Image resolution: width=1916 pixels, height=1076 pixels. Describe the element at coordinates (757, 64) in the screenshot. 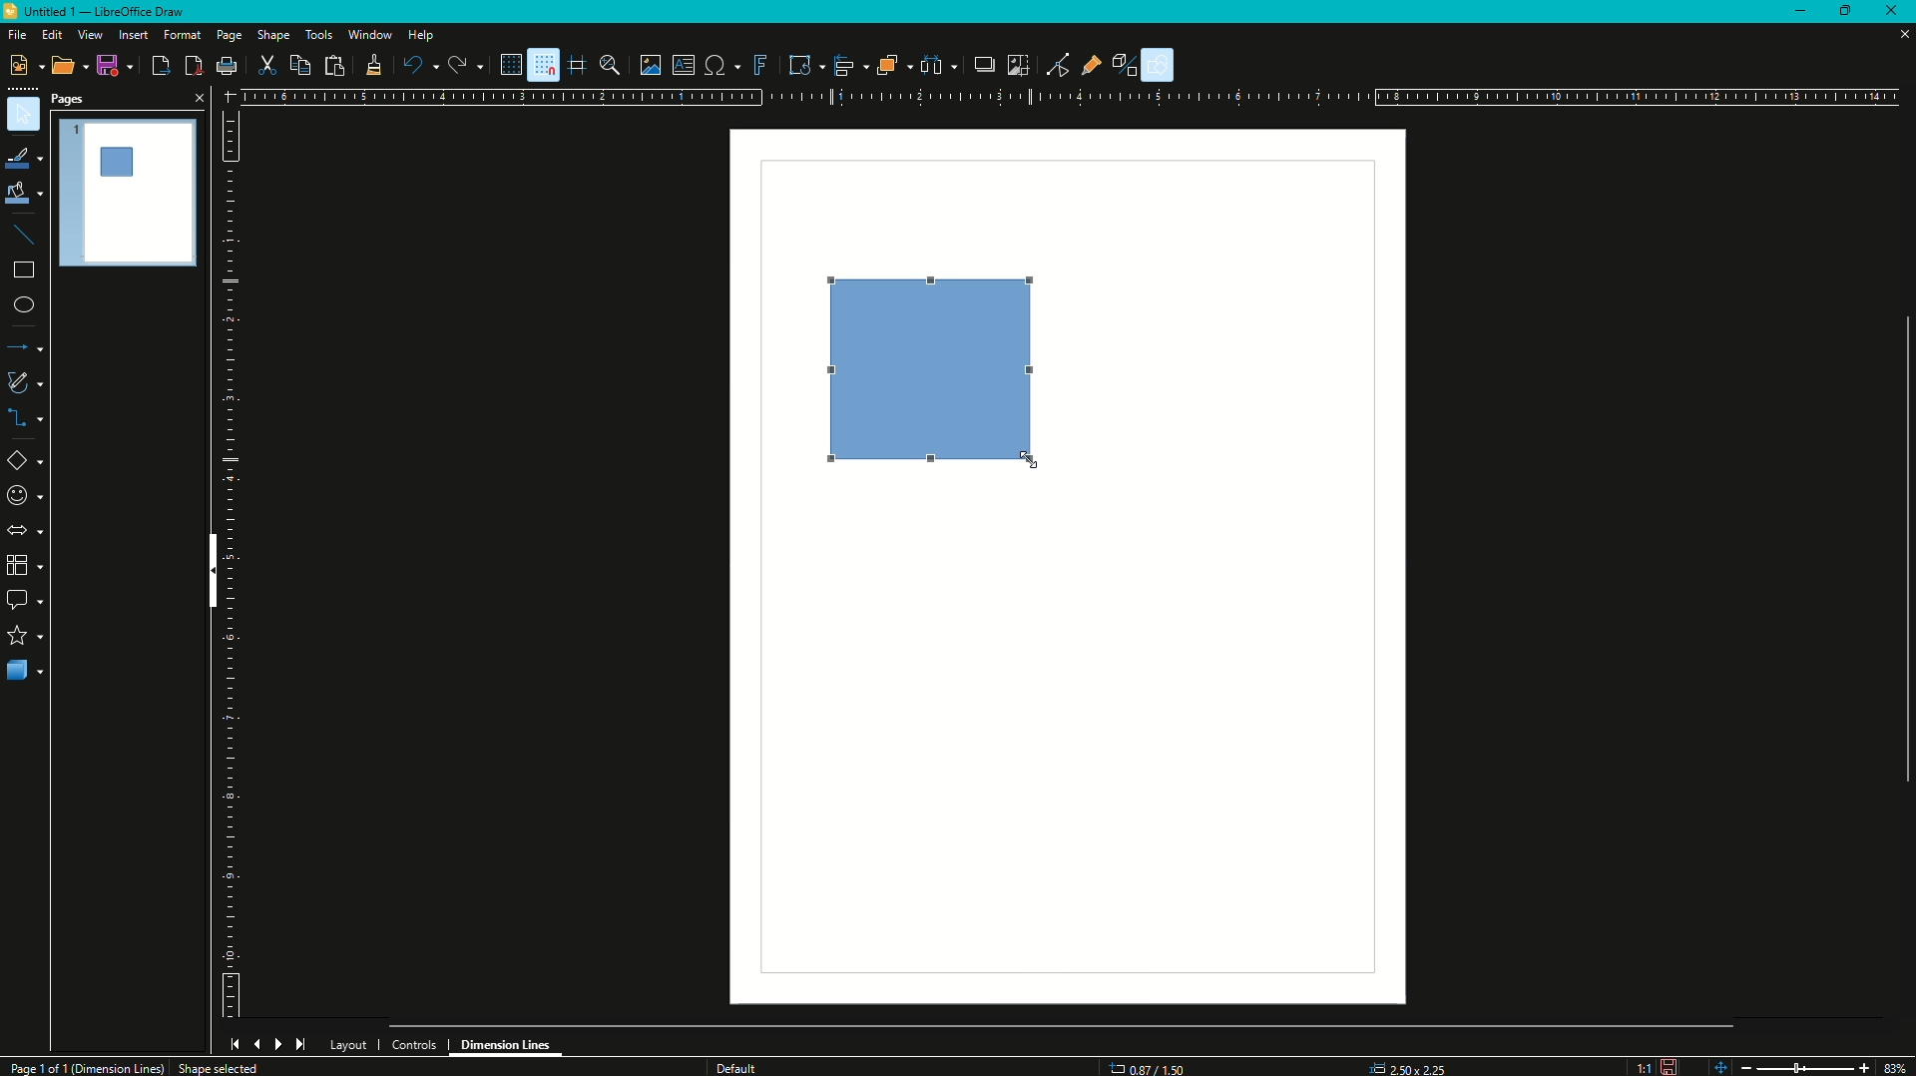

I see `Insert Fontwork Text` at that location.